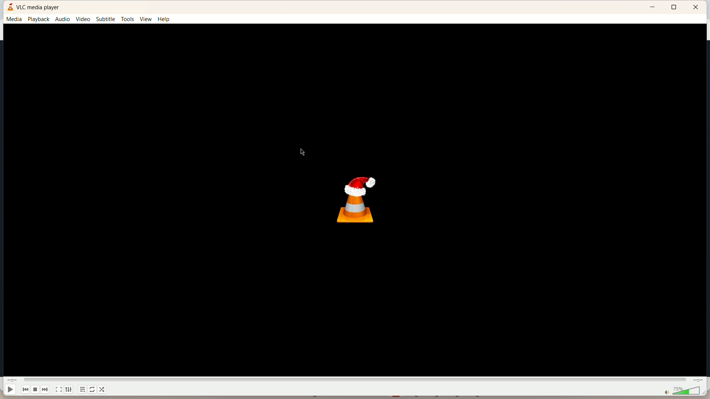  What do you see at coordinates (82, 389) in the screenshot?
I see `playlist` at bounding box center [82, 389].